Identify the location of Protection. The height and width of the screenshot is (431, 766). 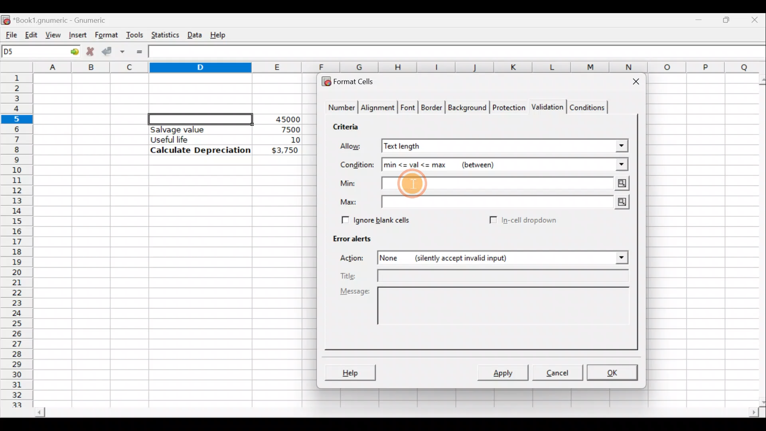
(507, 109).